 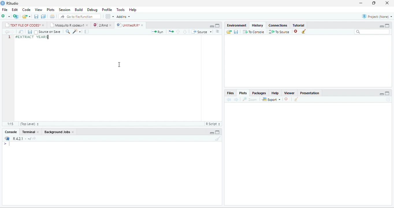 What do you see at coordinates (310, 93) in the screenshot?
I see `Presentation` at bounding box center [310, 93].